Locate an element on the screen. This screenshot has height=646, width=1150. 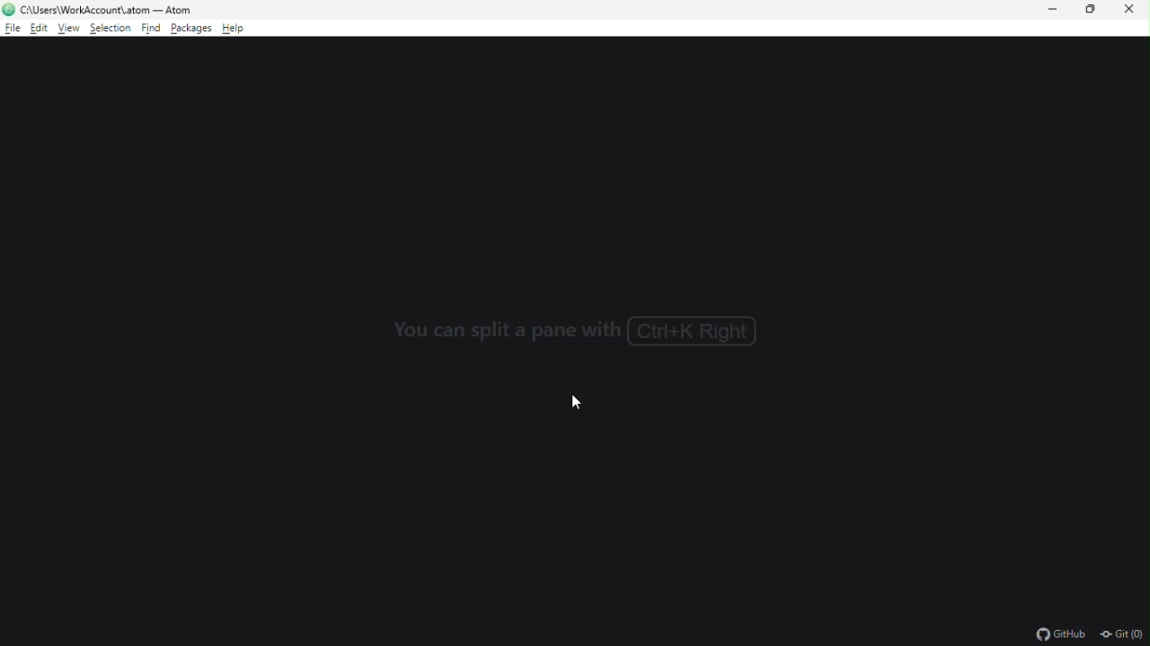
cursor is located at coordinates (581, 402).